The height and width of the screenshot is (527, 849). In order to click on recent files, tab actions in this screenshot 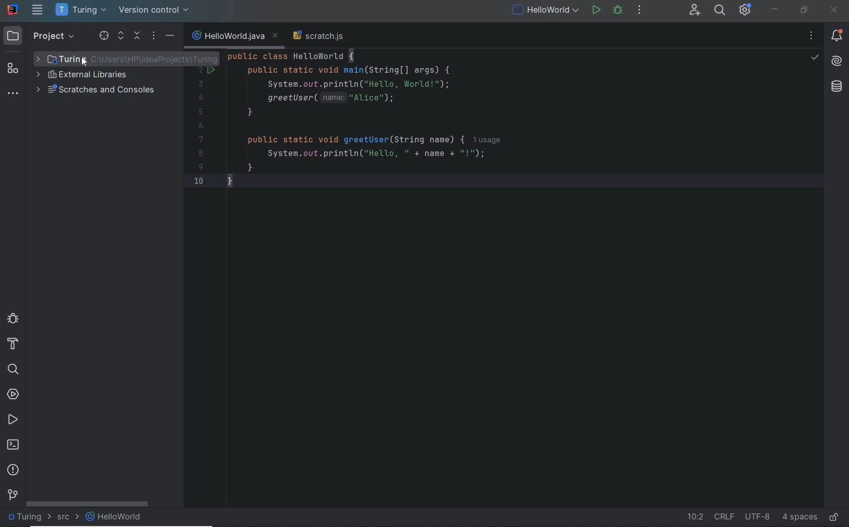, I will do `click(812, 36)`.